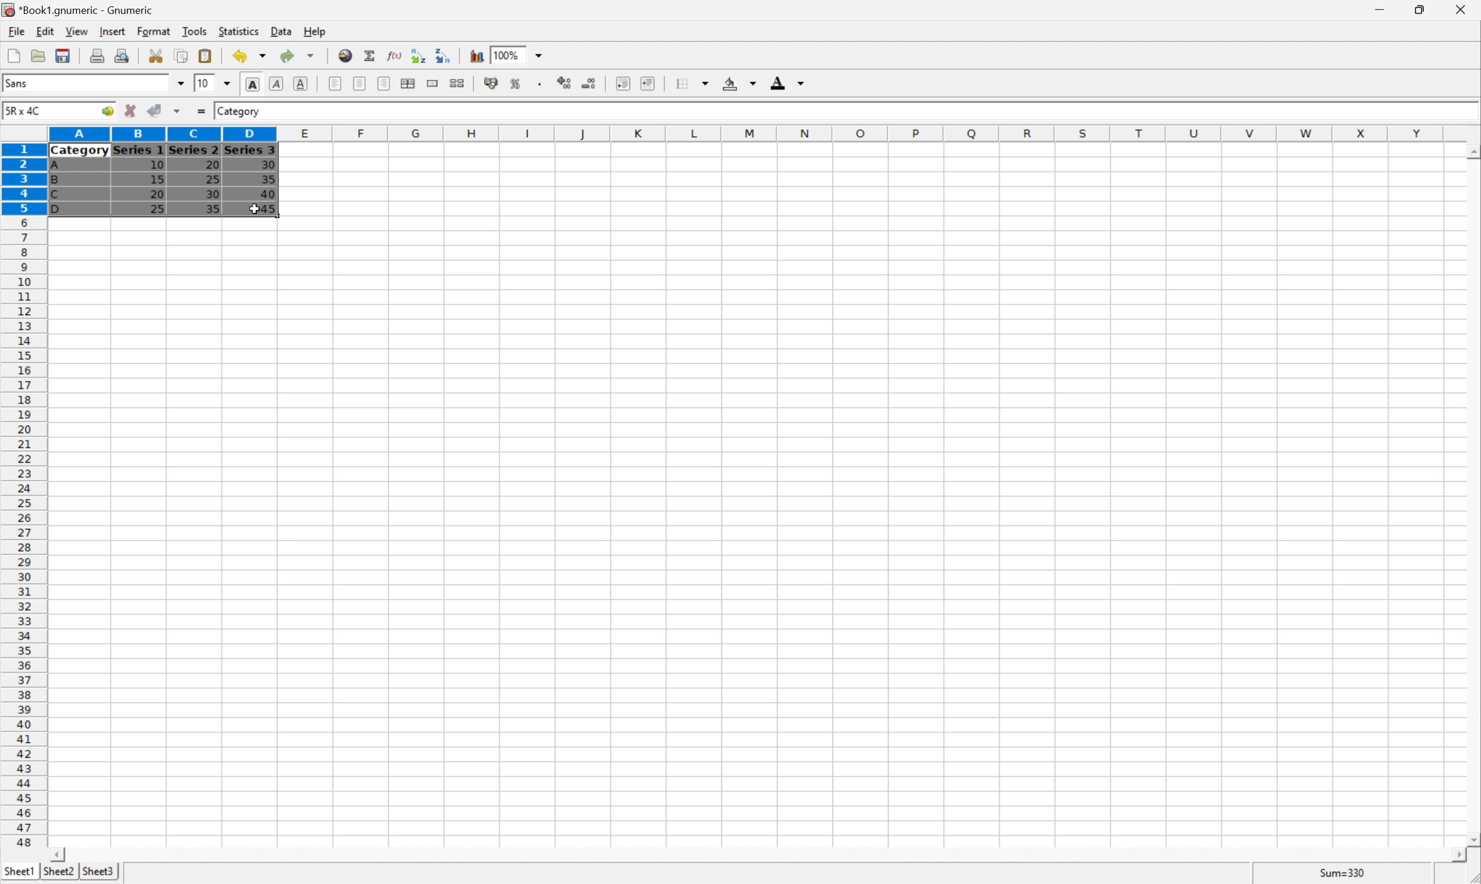 This screenshot has height=884, width=1481. Describe the element at coordinates (123, 56) in the screenshot. I see `Print preview` at that location.